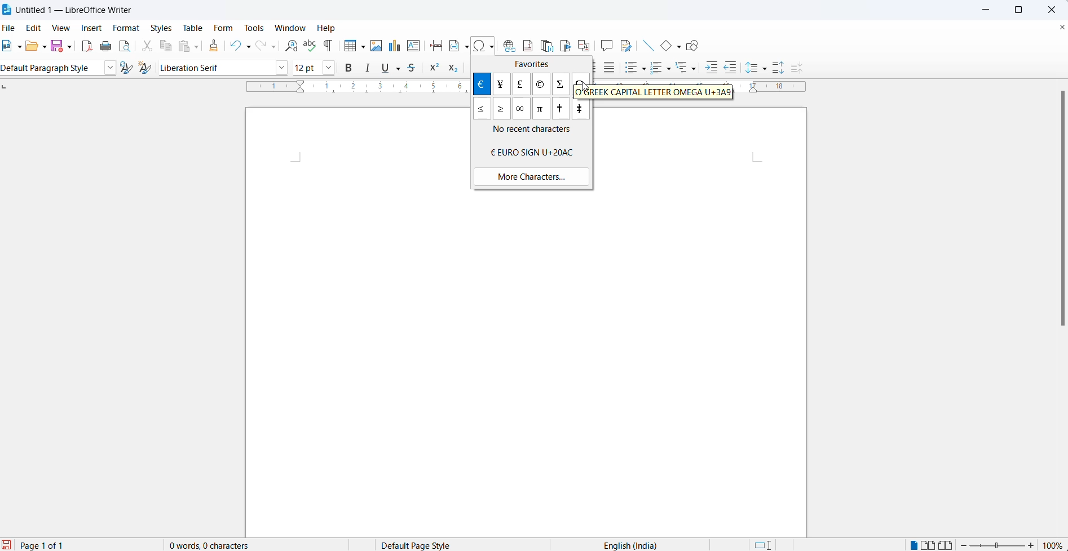 The image size is (1068, 551). Describe the element at coordinates (561, 84) in the screenshot. I see `greek copyright` at that location.